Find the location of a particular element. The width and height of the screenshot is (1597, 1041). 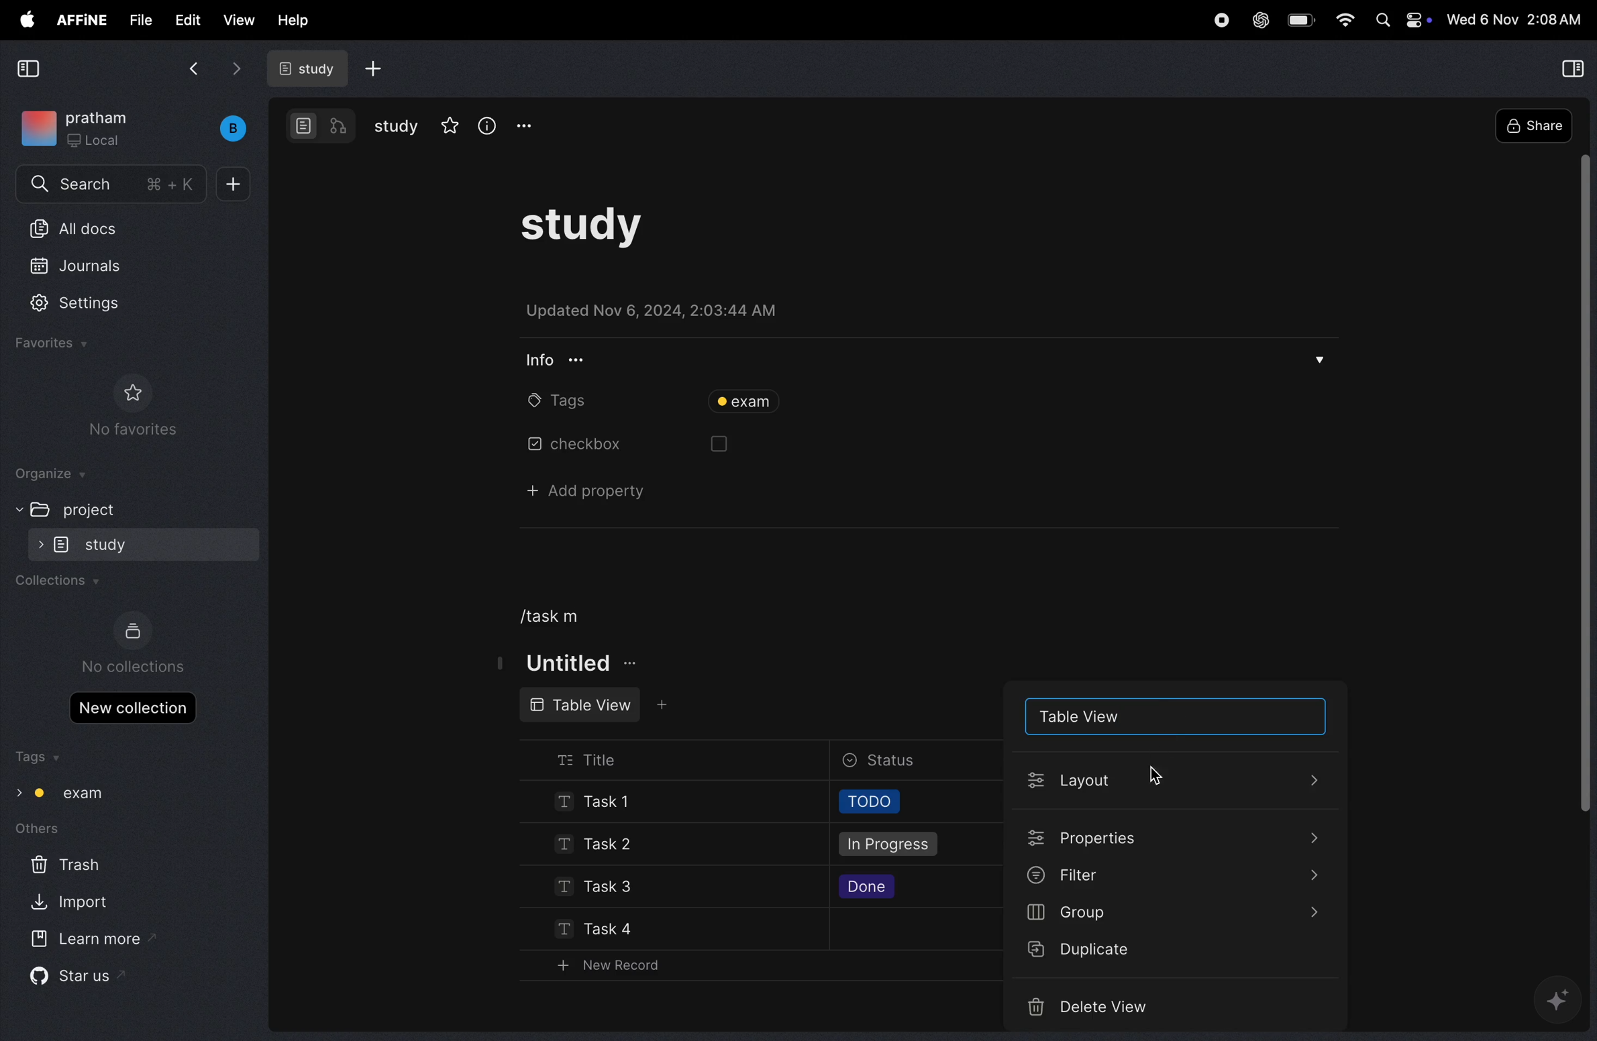

collapse view is located at coordinates (32, 67).